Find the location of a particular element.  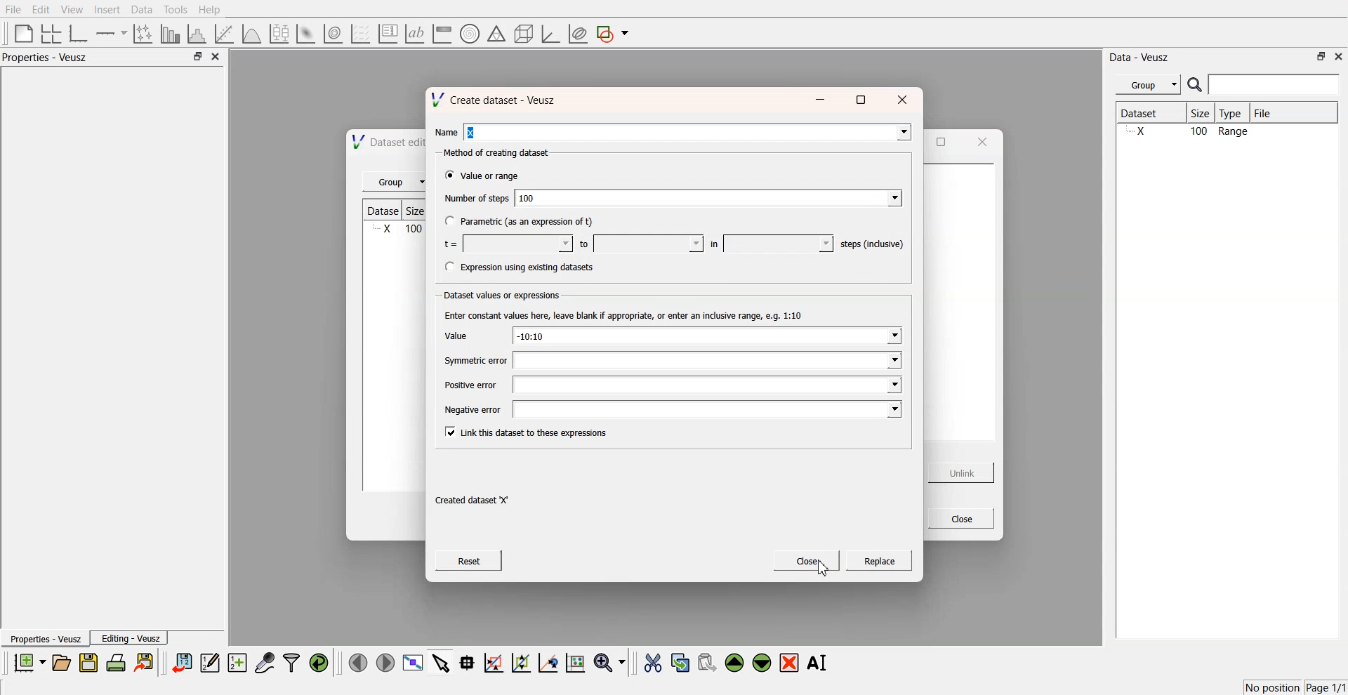

File is located at coordinates (1275, 113).